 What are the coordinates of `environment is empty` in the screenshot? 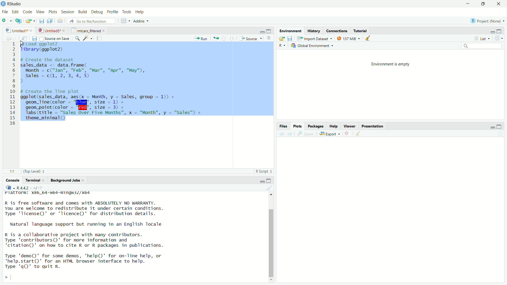 It's located at (391, 64).